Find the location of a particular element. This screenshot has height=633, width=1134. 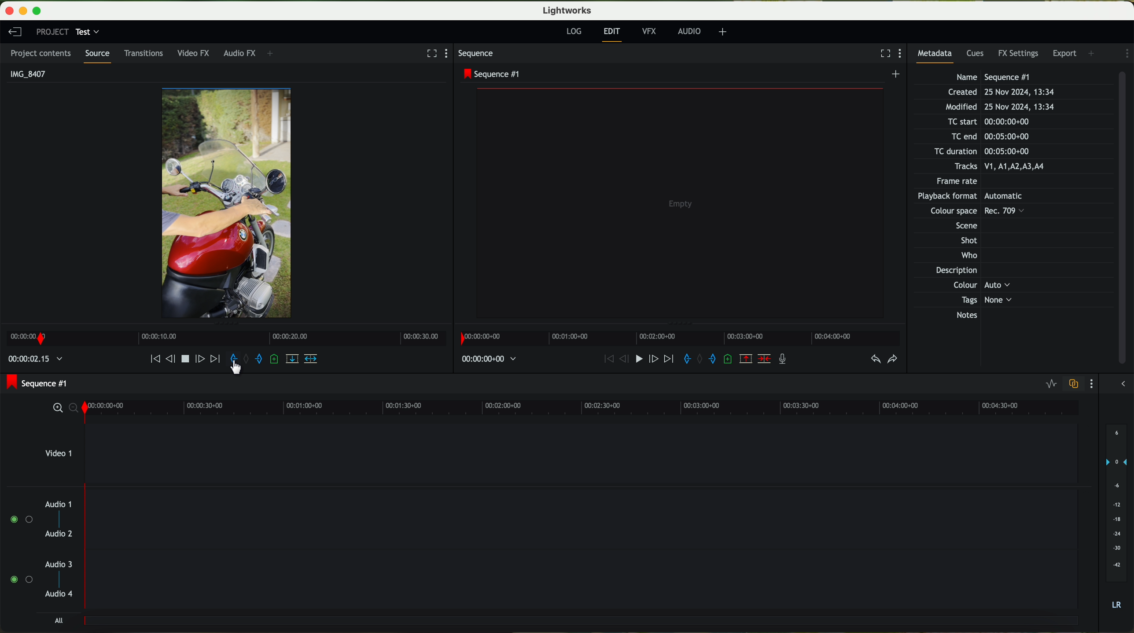

cursor is located at coordinates (237, 368).